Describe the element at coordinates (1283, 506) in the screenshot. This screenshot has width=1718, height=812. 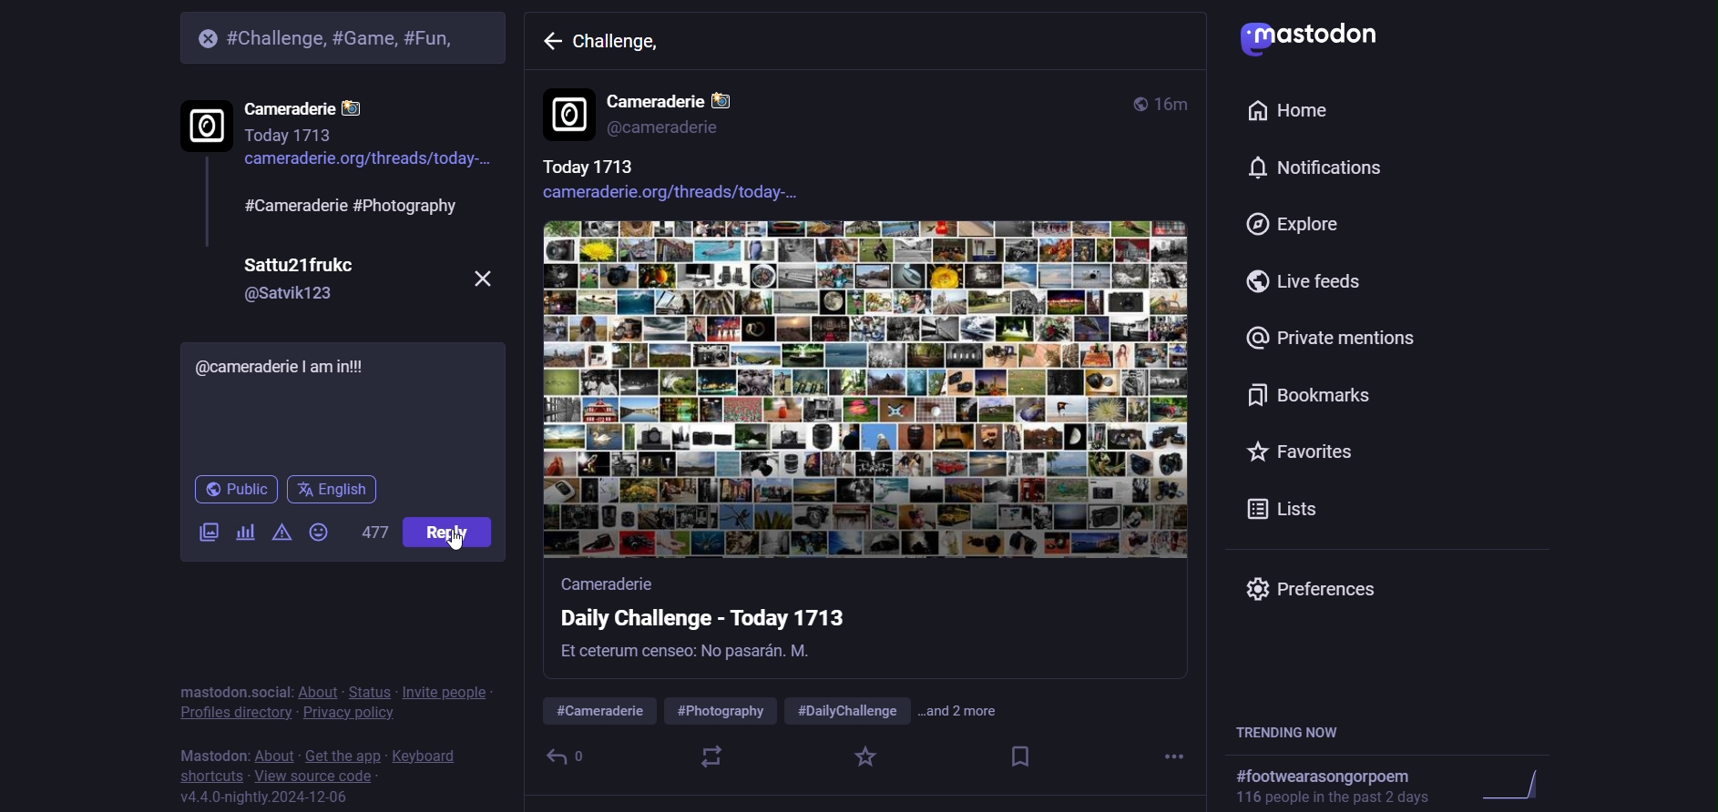
I see `lists` at that location.